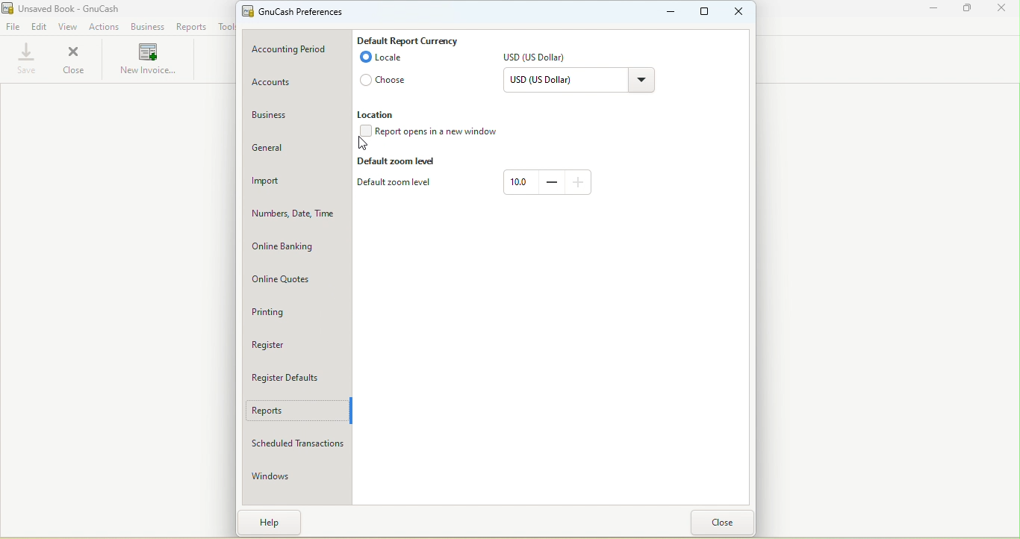  I want to click on Tools, so click(223, 26).